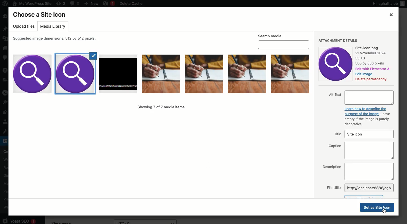 This screenshot has width=407, height=224. I want to click on Showing 7 of 7 media items, so click(161, 107).